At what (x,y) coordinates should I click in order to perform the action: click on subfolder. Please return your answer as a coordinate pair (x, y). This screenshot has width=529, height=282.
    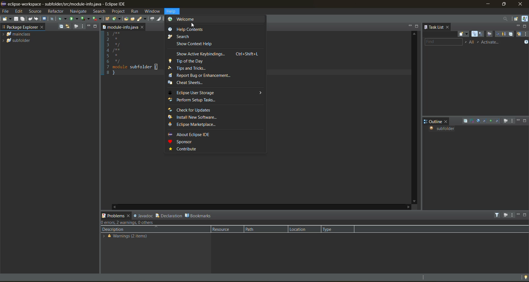
    Looking at the image, I should click on (445, 129).